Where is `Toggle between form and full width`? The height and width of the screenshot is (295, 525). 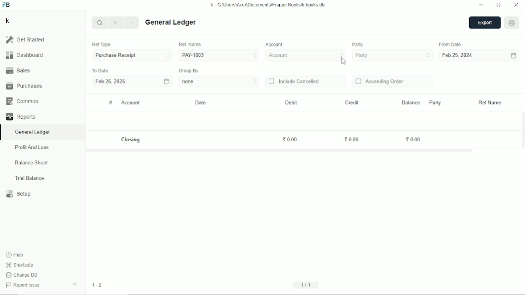
Toggle between form and full width is located at coordinates (499, 5).